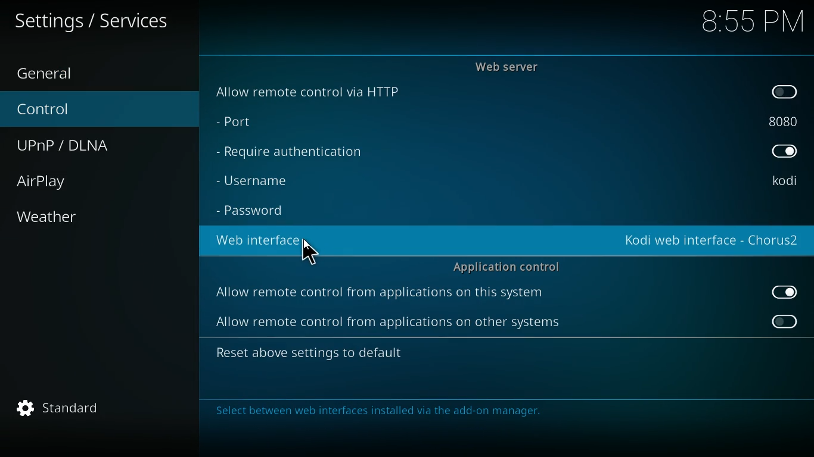 This screenshot has width=814, height=457. I want to click on allow remote control, so click(381, 294).